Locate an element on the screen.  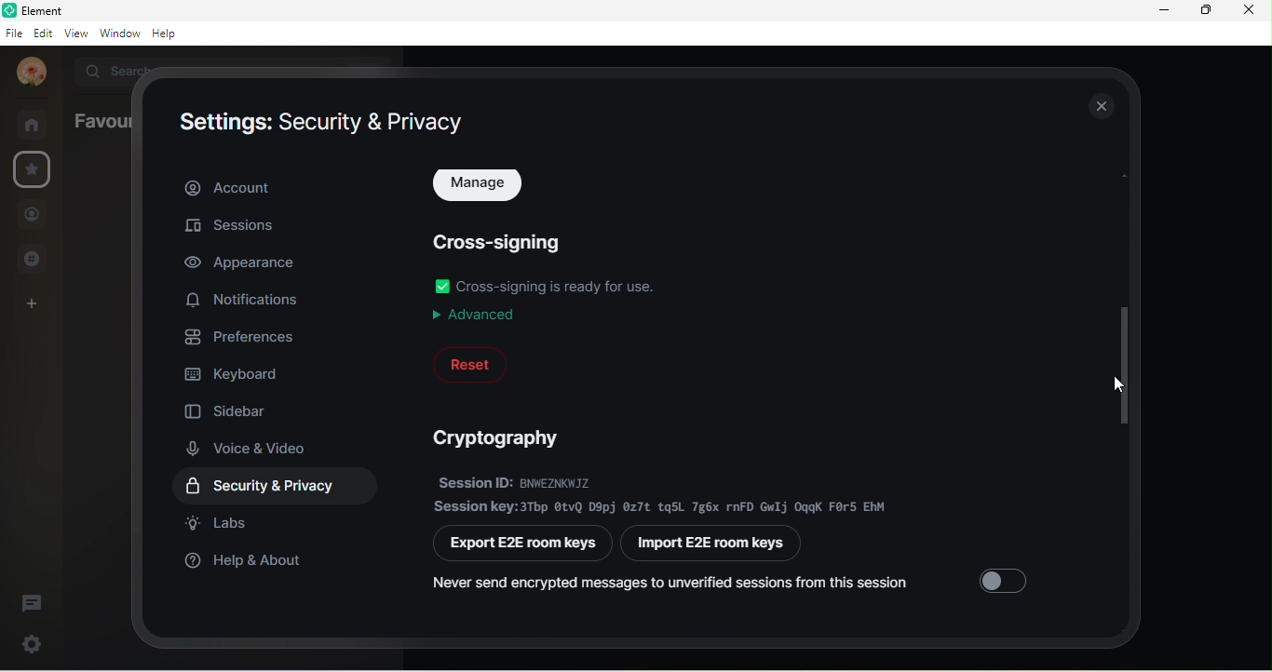
keyboard is located at coordinates (237, 371).